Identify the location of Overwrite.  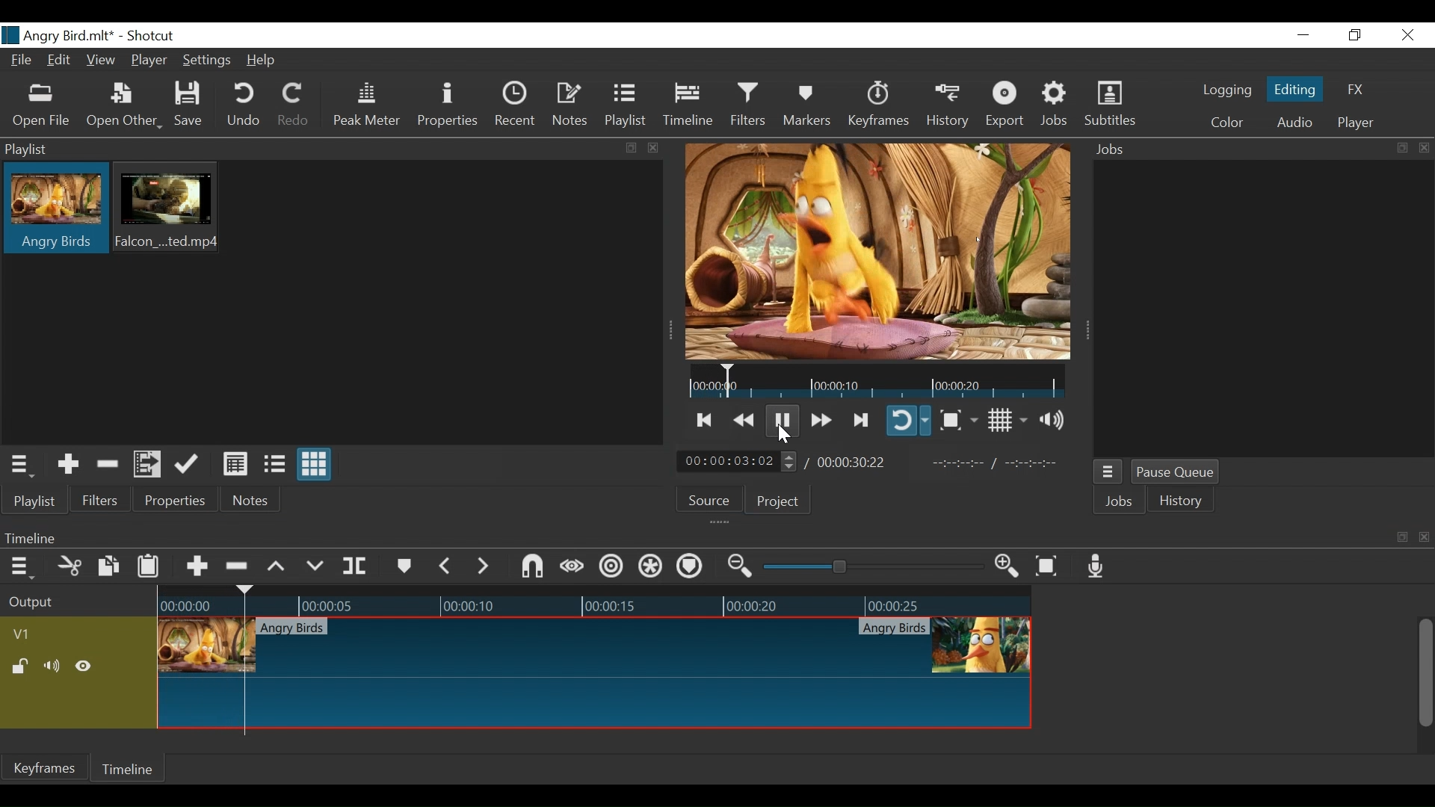
(315, 563).